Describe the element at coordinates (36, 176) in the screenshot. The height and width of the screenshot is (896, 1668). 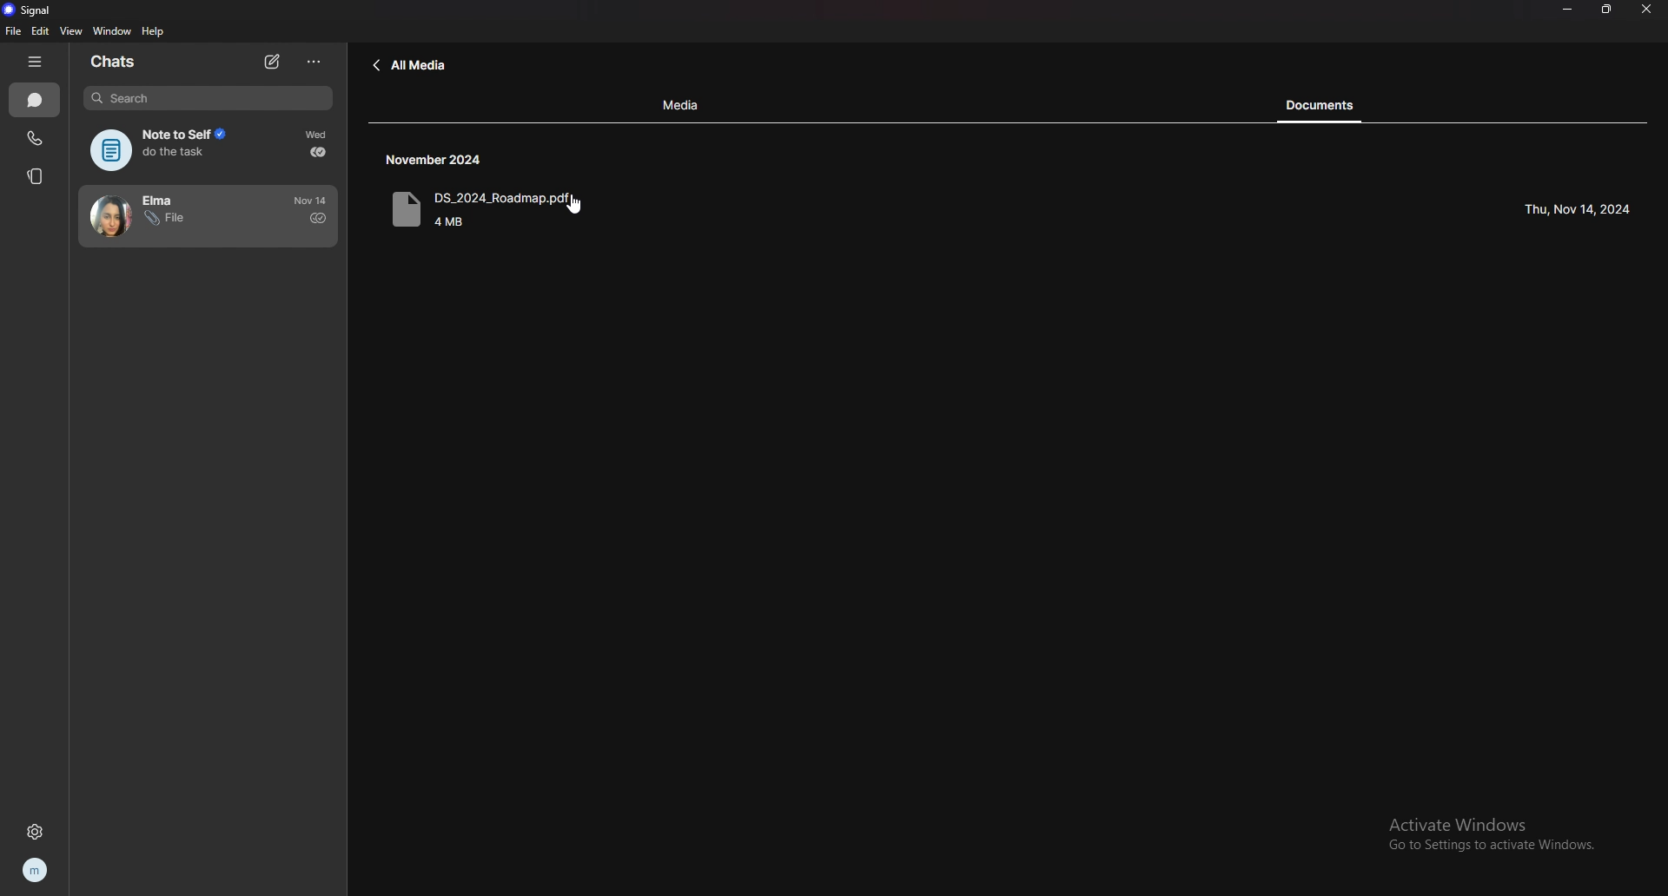
I see `stories` at that location.